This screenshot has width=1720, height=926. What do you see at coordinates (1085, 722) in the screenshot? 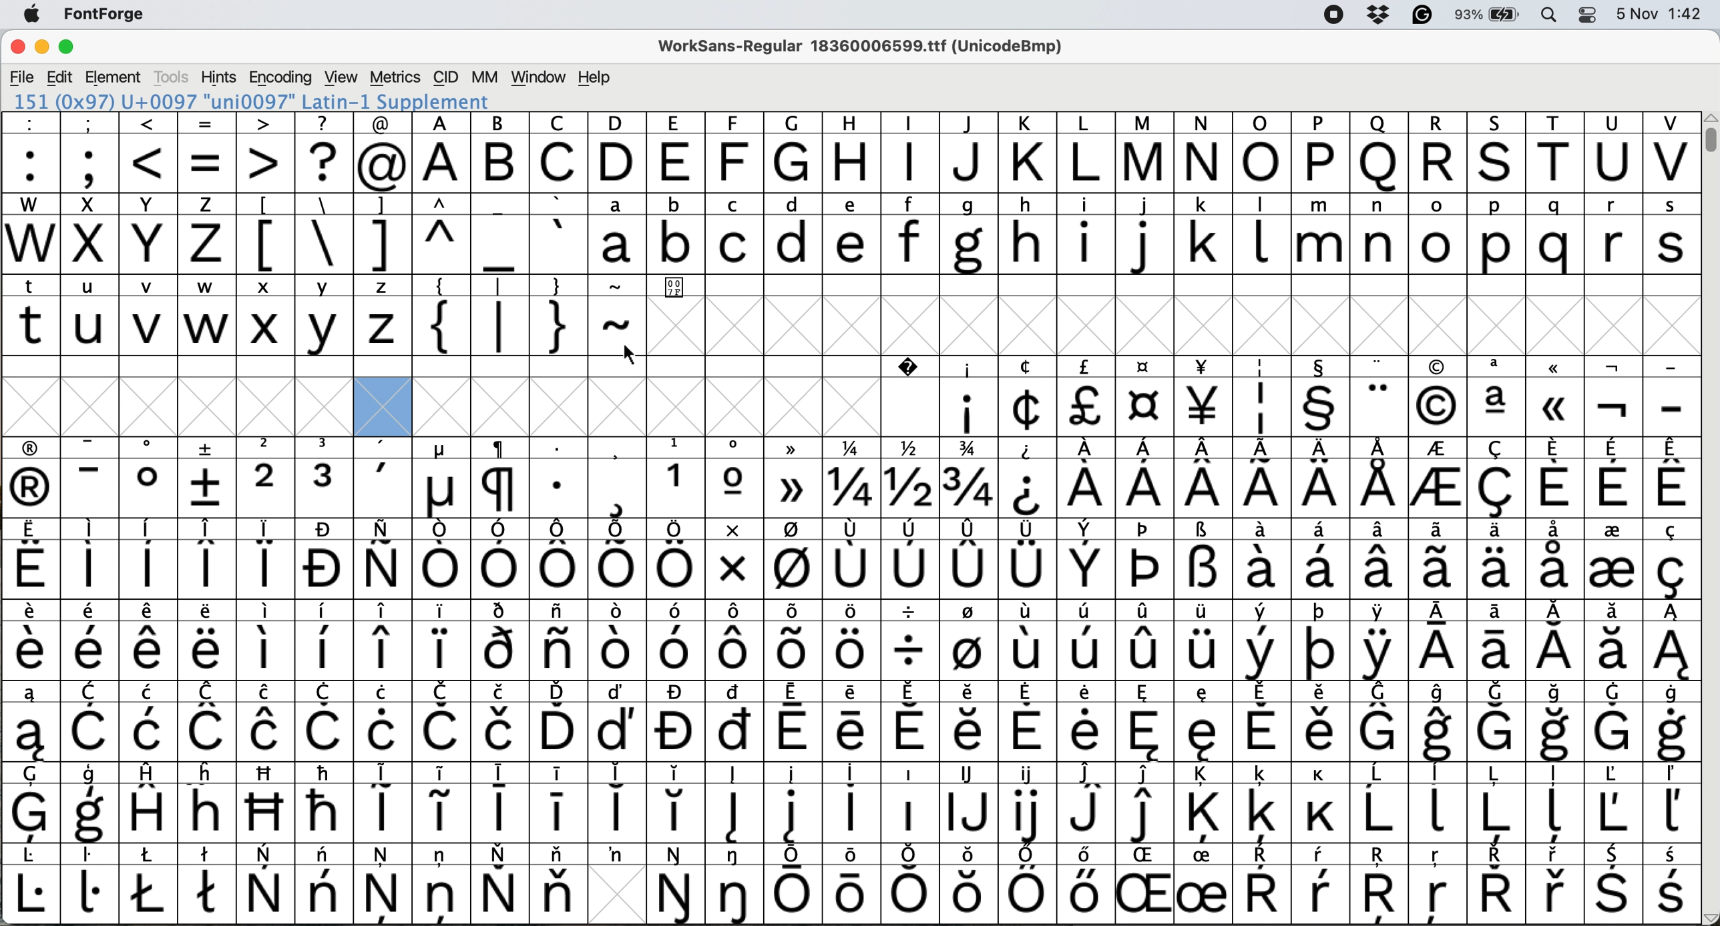
I see `symbol` at bounding box center [1085, 722].